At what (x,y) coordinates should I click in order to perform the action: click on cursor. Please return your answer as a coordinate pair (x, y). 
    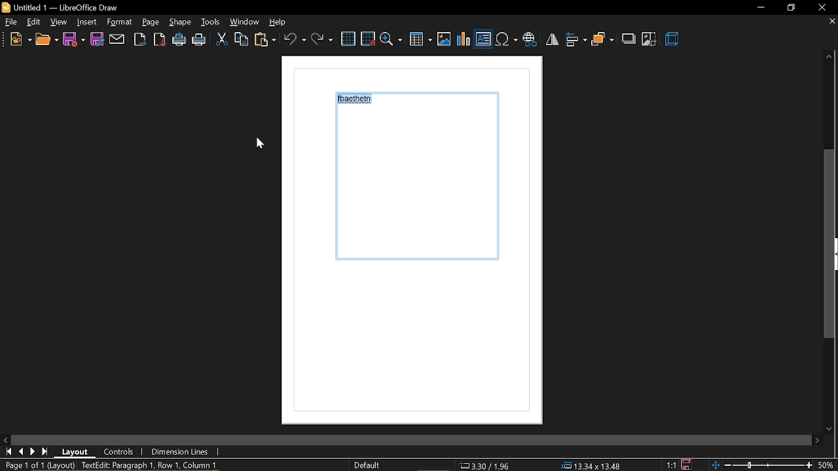
    Looking at the image, I should click on (261, 142).